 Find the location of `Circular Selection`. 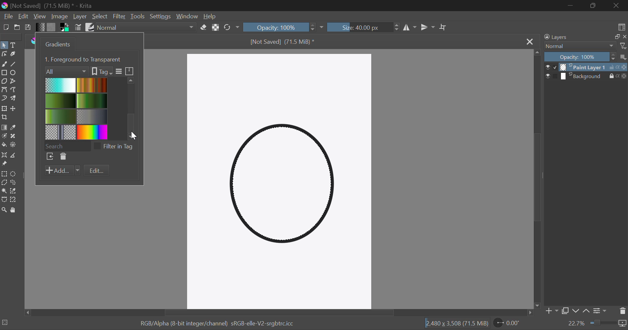

Circular Selection is located at coordinates (15, 173).